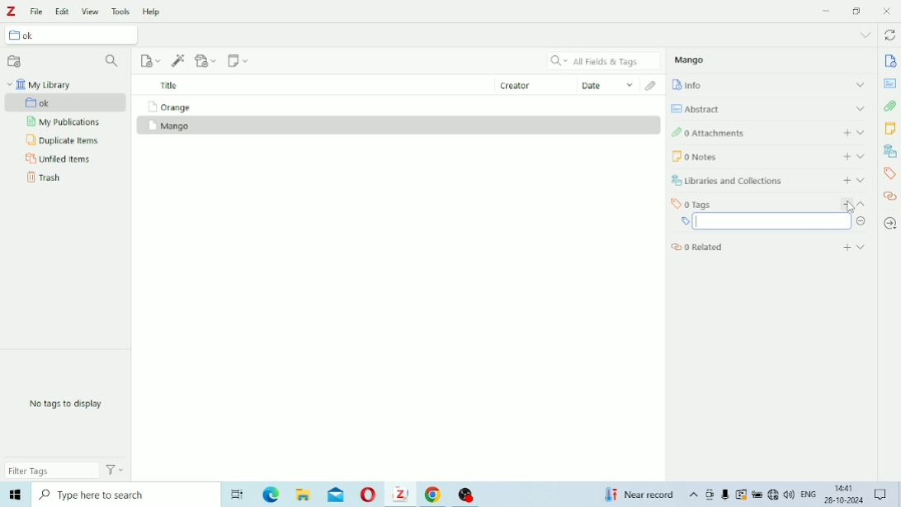  Describe the element at coordinates (889, 151) in the screenshot. I see `Libraries and Collections` at that location.